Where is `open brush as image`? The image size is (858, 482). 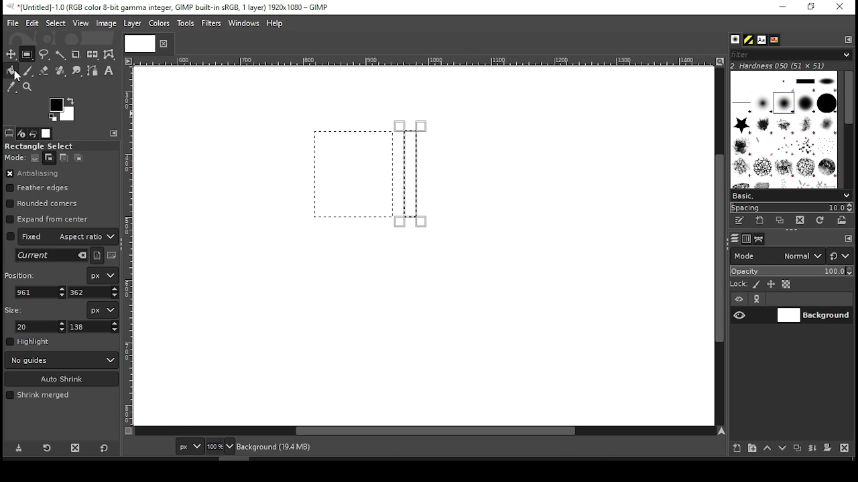
open brush as image is located at coordinates (843, 220).